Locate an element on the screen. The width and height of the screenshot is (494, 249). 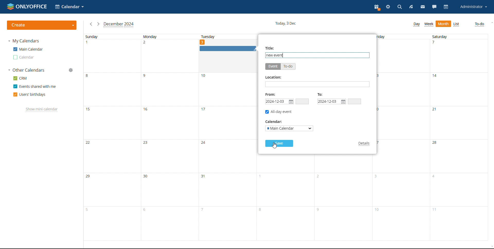
event is located at coordinates (272, 66).